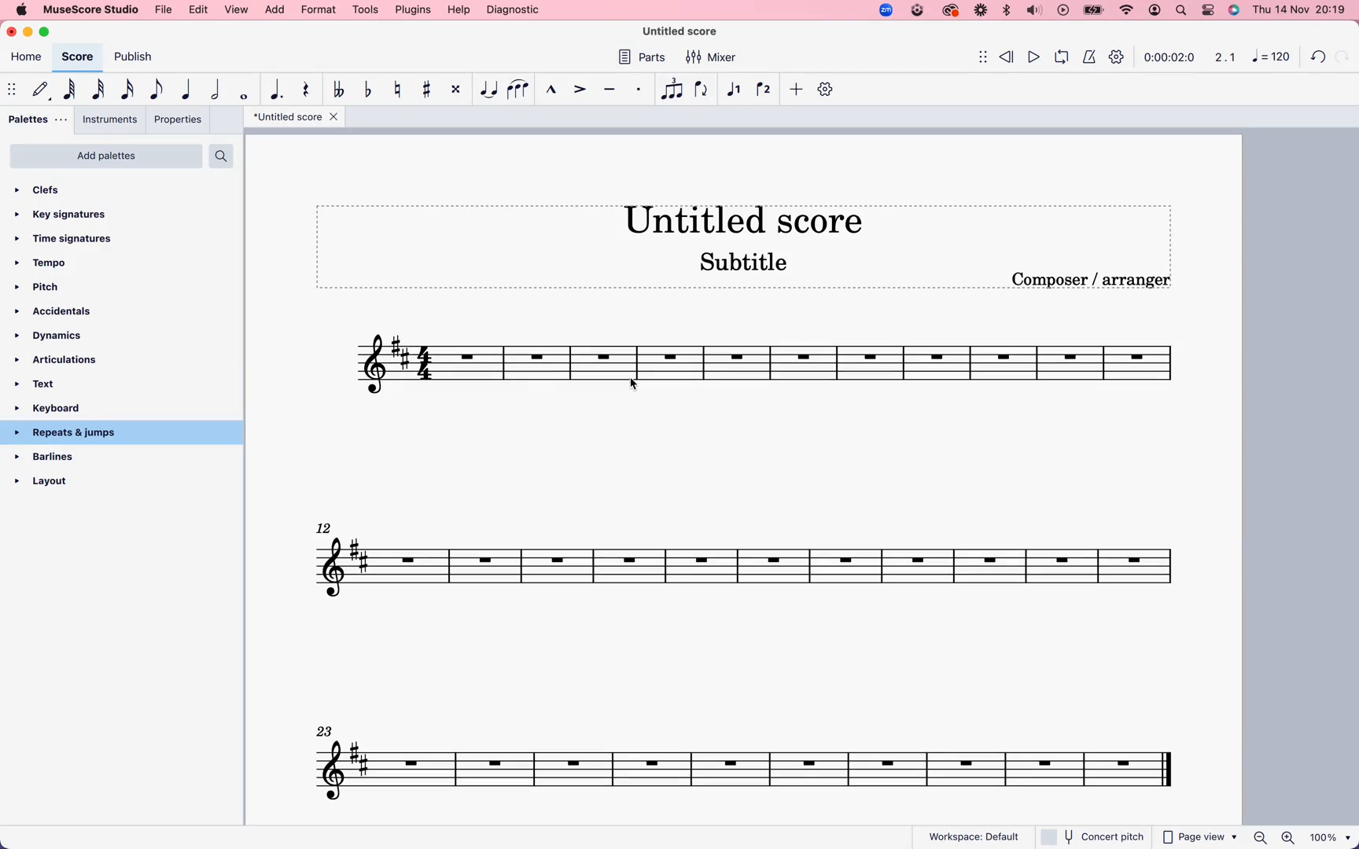 Image resolution: width=1359 pixels, height=849 pixels. What do you see at coordinates (458, 90) in the screenshot?
I see `toggle double sharp` at bounding box center [458, 90].